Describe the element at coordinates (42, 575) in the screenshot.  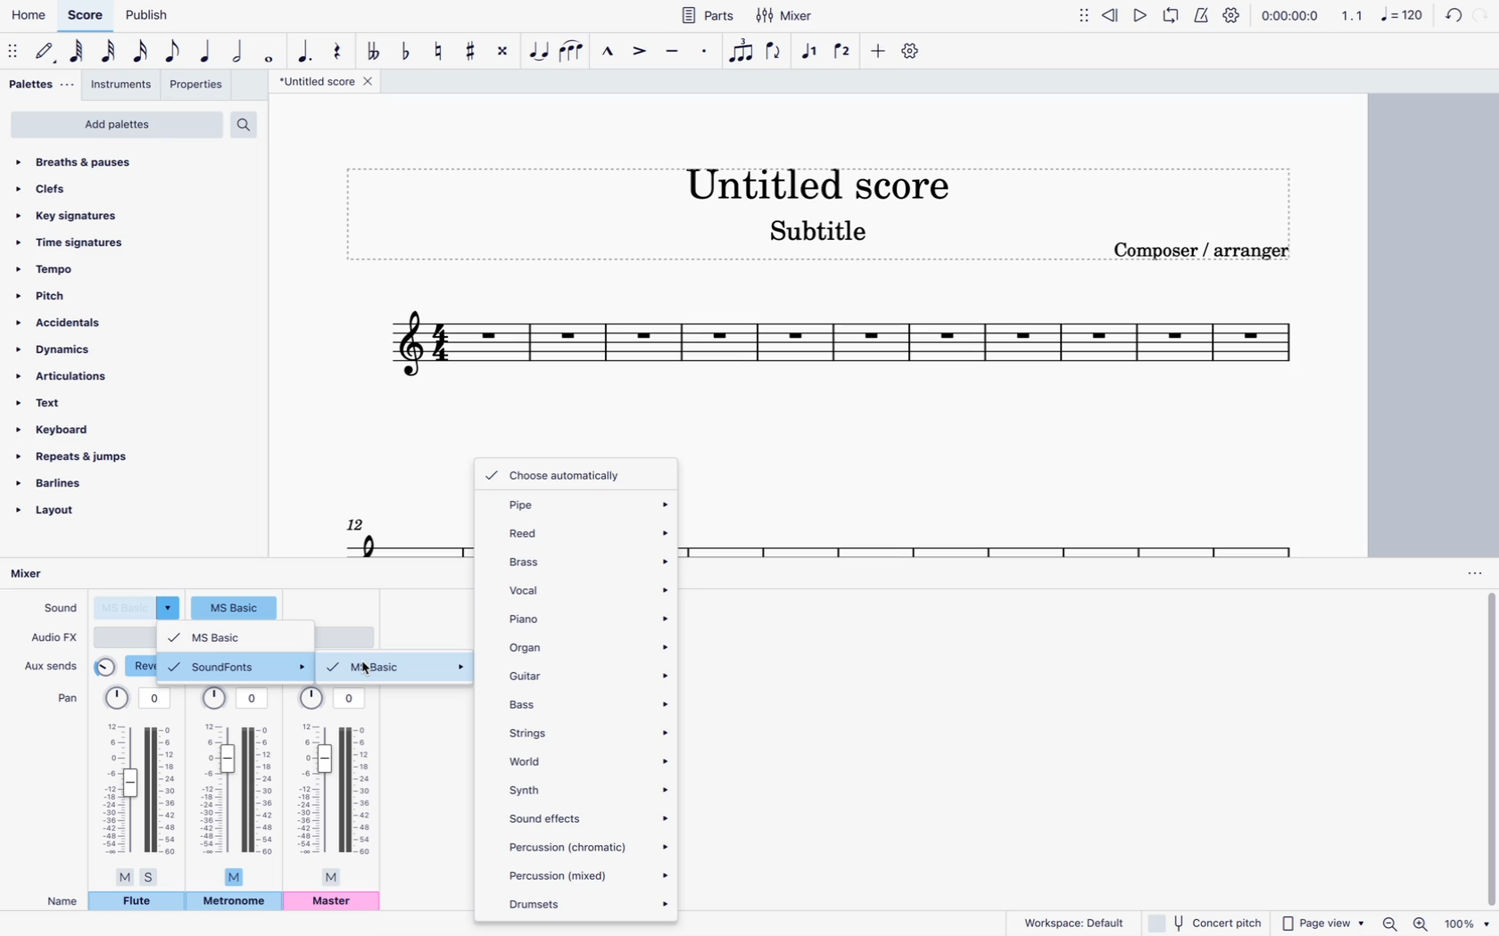
I see `mixer` at that location.